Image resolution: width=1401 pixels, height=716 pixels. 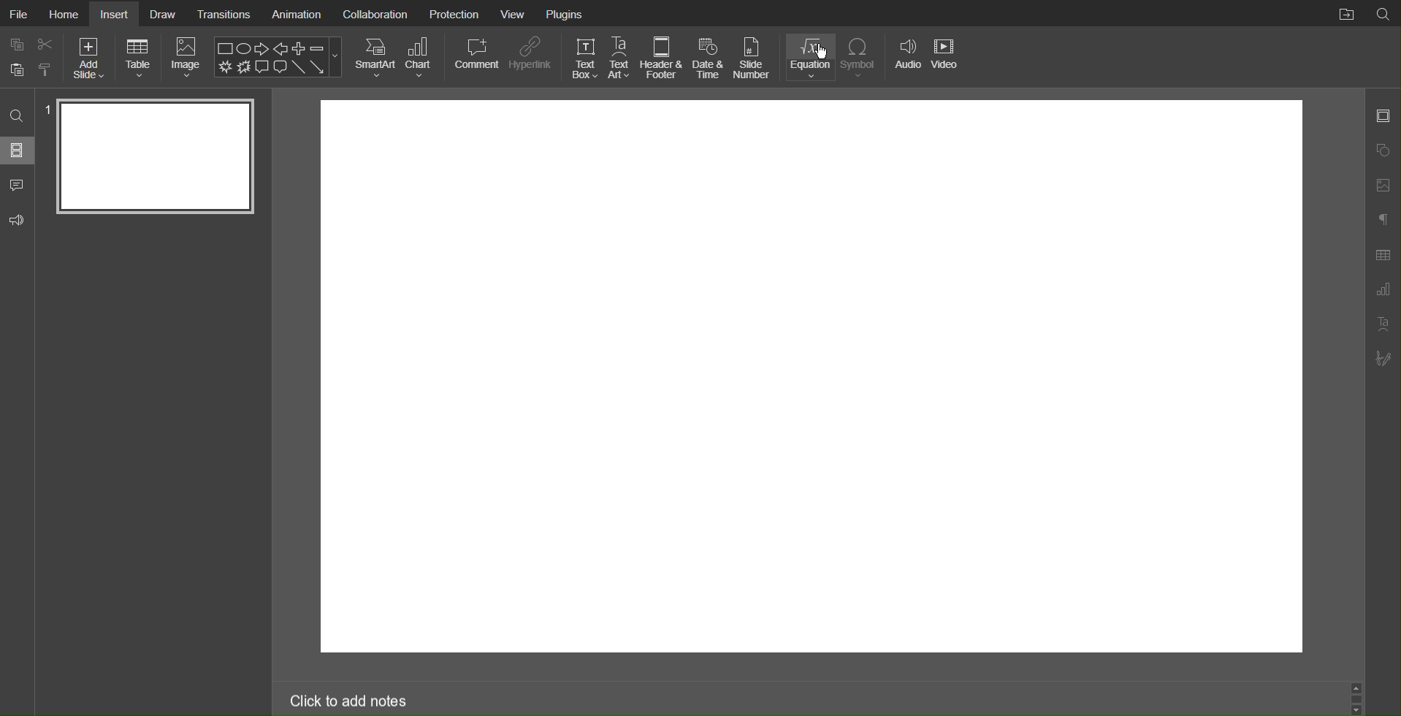 What do you see at coordinates (620, 57) in the screenshot?
I see `Text Art` at bounding box center [620, 57].